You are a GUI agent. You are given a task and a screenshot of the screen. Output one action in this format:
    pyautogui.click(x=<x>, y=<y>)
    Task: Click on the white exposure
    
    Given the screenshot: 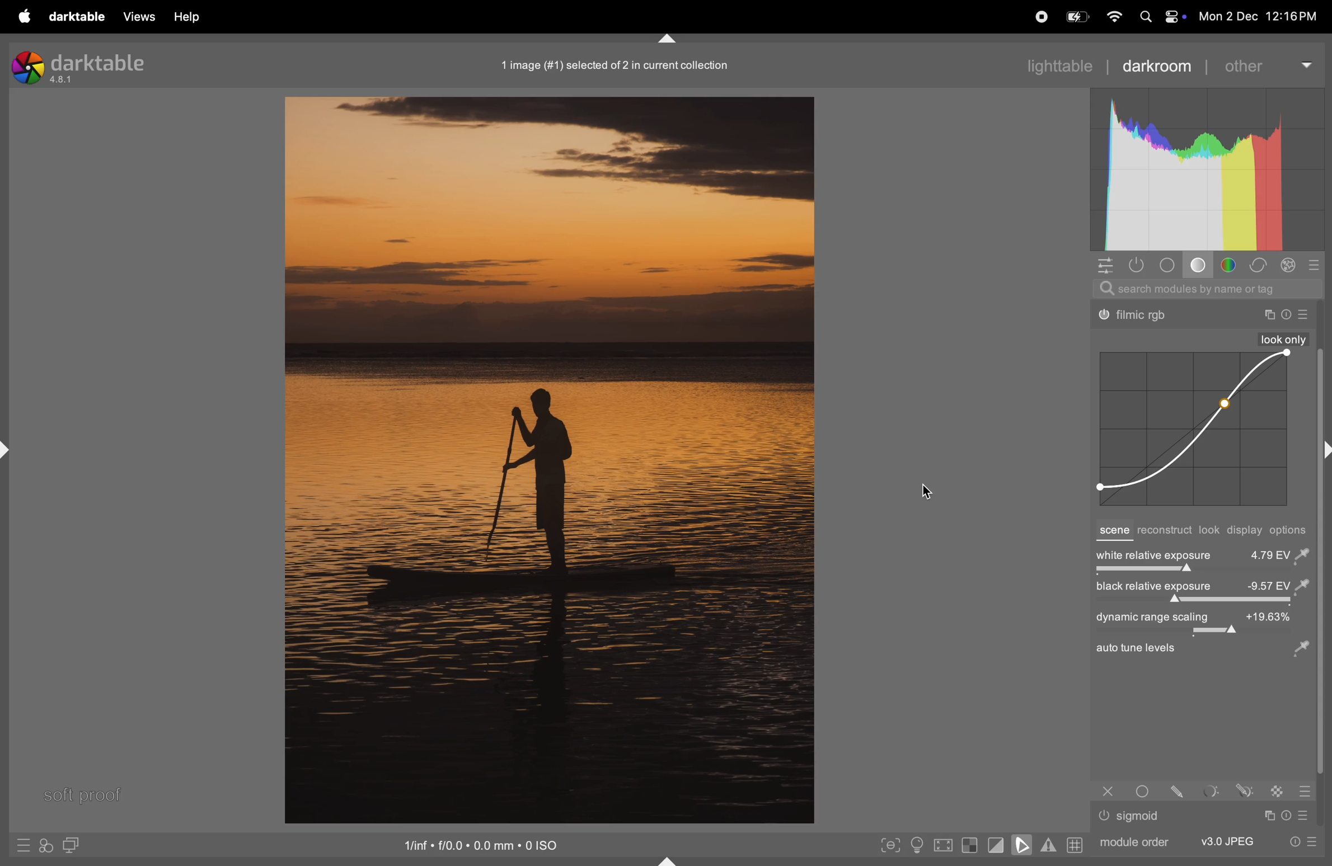 What is the action you would take?
    pyautogui.click(x=1202, y=554)
    